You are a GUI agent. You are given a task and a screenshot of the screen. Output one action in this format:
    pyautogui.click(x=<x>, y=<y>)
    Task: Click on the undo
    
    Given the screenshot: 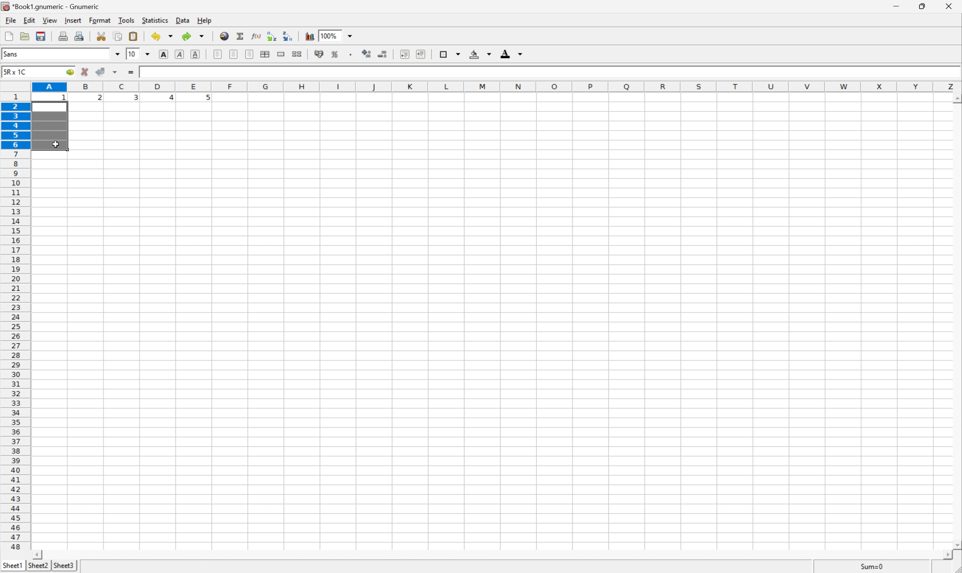 What is the action you would take?
    pyautogui.click(x=162, y=36)
    